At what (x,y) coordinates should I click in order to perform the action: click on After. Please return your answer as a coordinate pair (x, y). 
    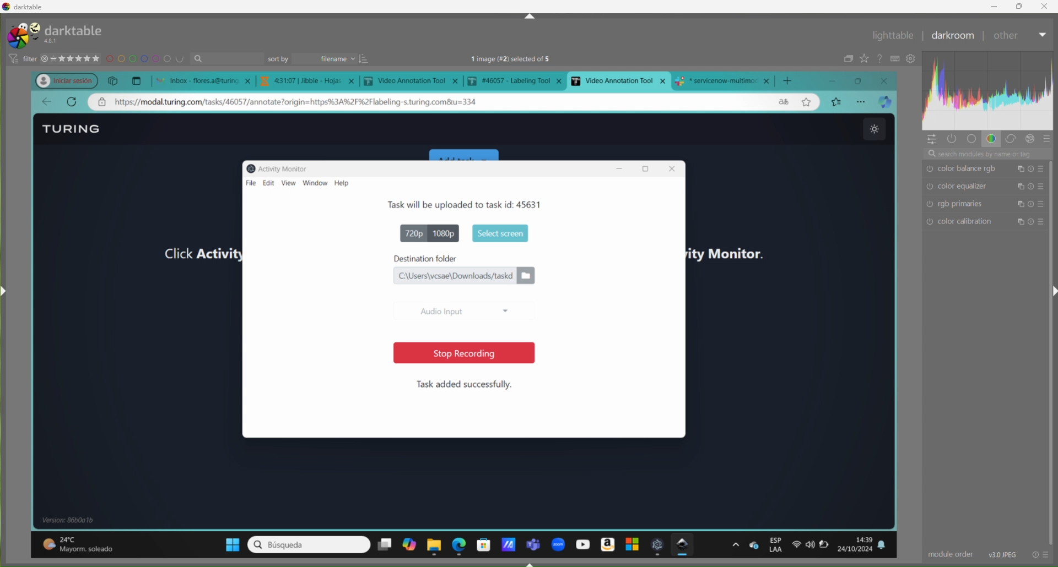
    Looking at the image, I should click on (1006, 35).